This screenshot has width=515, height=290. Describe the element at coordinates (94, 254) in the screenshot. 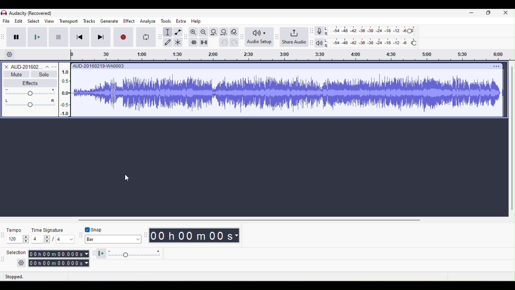

I see `audacity plat at speed` at that location.